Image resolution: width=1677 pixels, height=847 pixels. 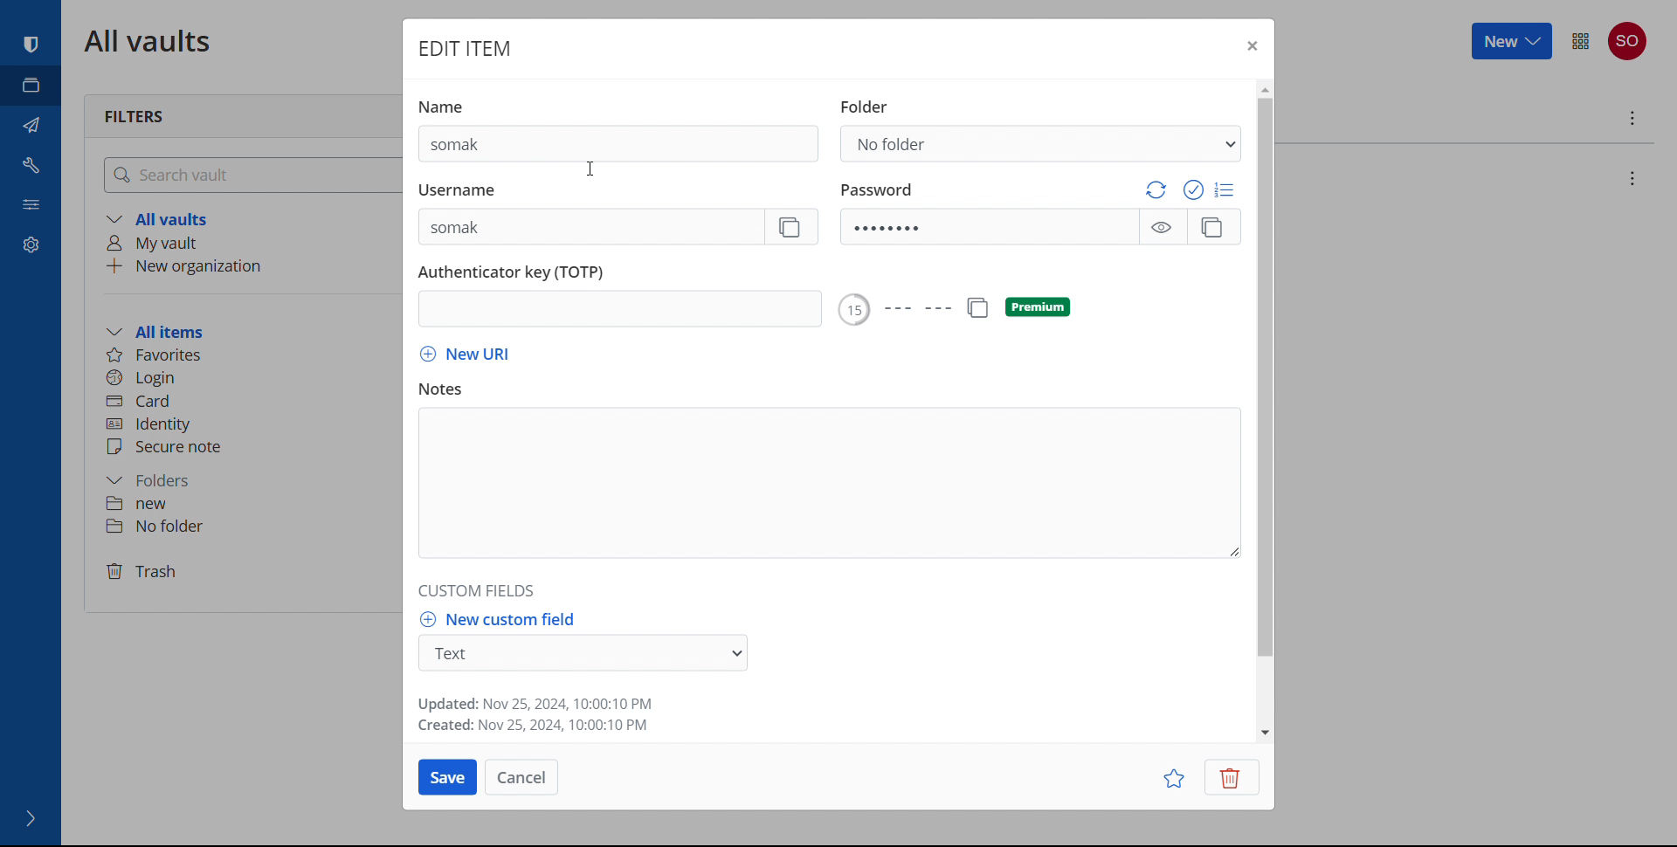 What do you see at coordinates (1630, 120) in the screenshot?
I see `options` at bounding box center [1630, 120].